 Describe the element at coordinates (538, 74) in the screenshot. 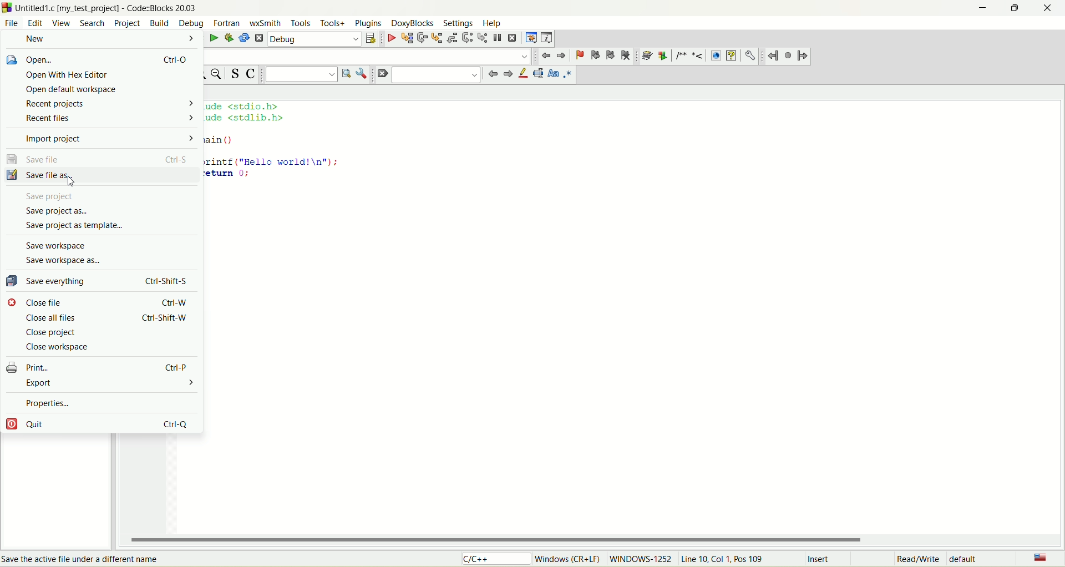

I see `selected text` at that location.